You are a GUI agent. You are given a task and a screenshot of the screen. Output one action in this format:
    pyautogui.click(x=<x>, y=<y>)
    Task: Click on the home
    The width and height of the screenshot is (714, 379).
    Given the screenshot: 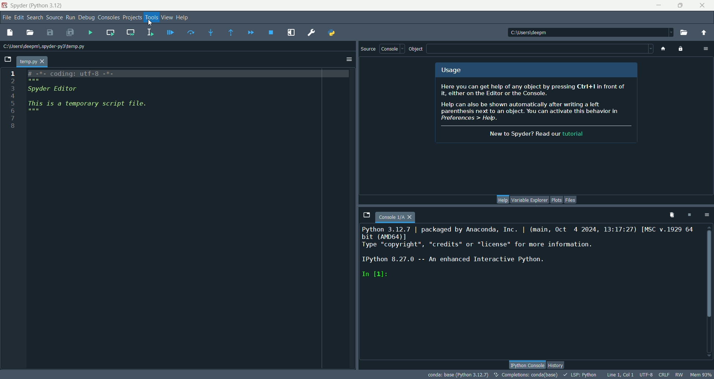 What is the action you would take?
    pyautogui.click(x=662, y=48)
    